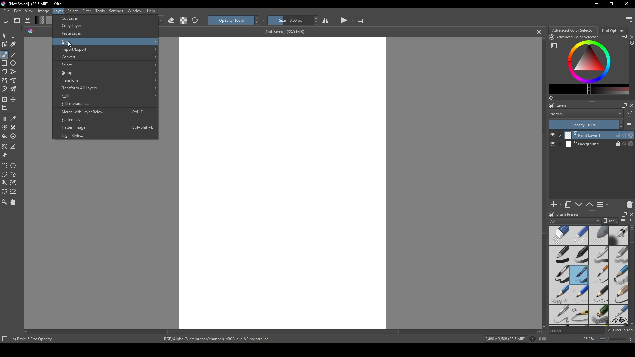 Image resolution: width=635 pixels, height=357 pixels. I want to click on Filter, so click(86, 11).